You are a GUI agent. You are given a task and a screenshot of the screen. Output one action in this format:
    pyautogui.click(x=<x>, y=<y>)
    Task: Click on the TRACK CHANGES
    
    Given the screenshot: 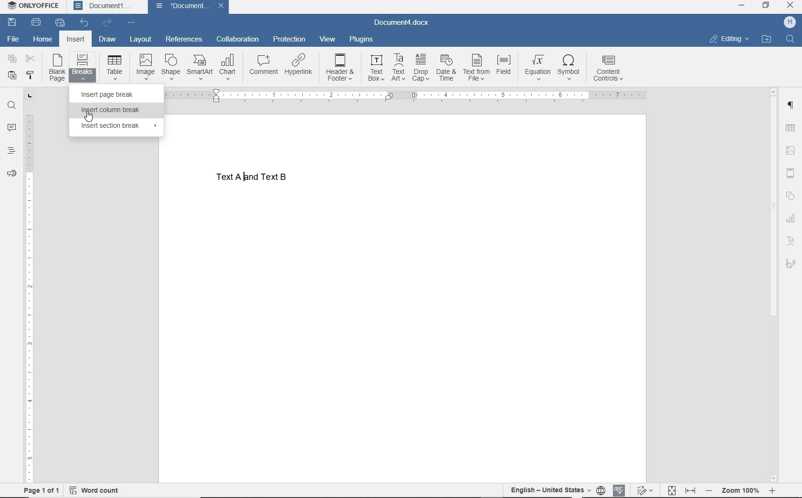 What is the action you would take?
    pyautogui.click(x=644, y=490)
    